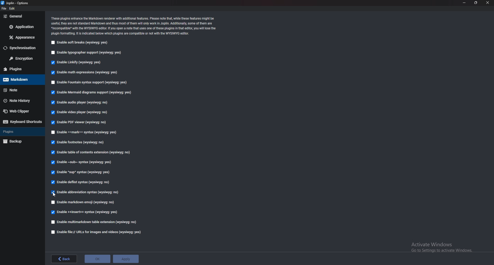 The width and height of the screenshot is (494, 265). I want to click on Enable file urls for images and videos, so click(97, 232).